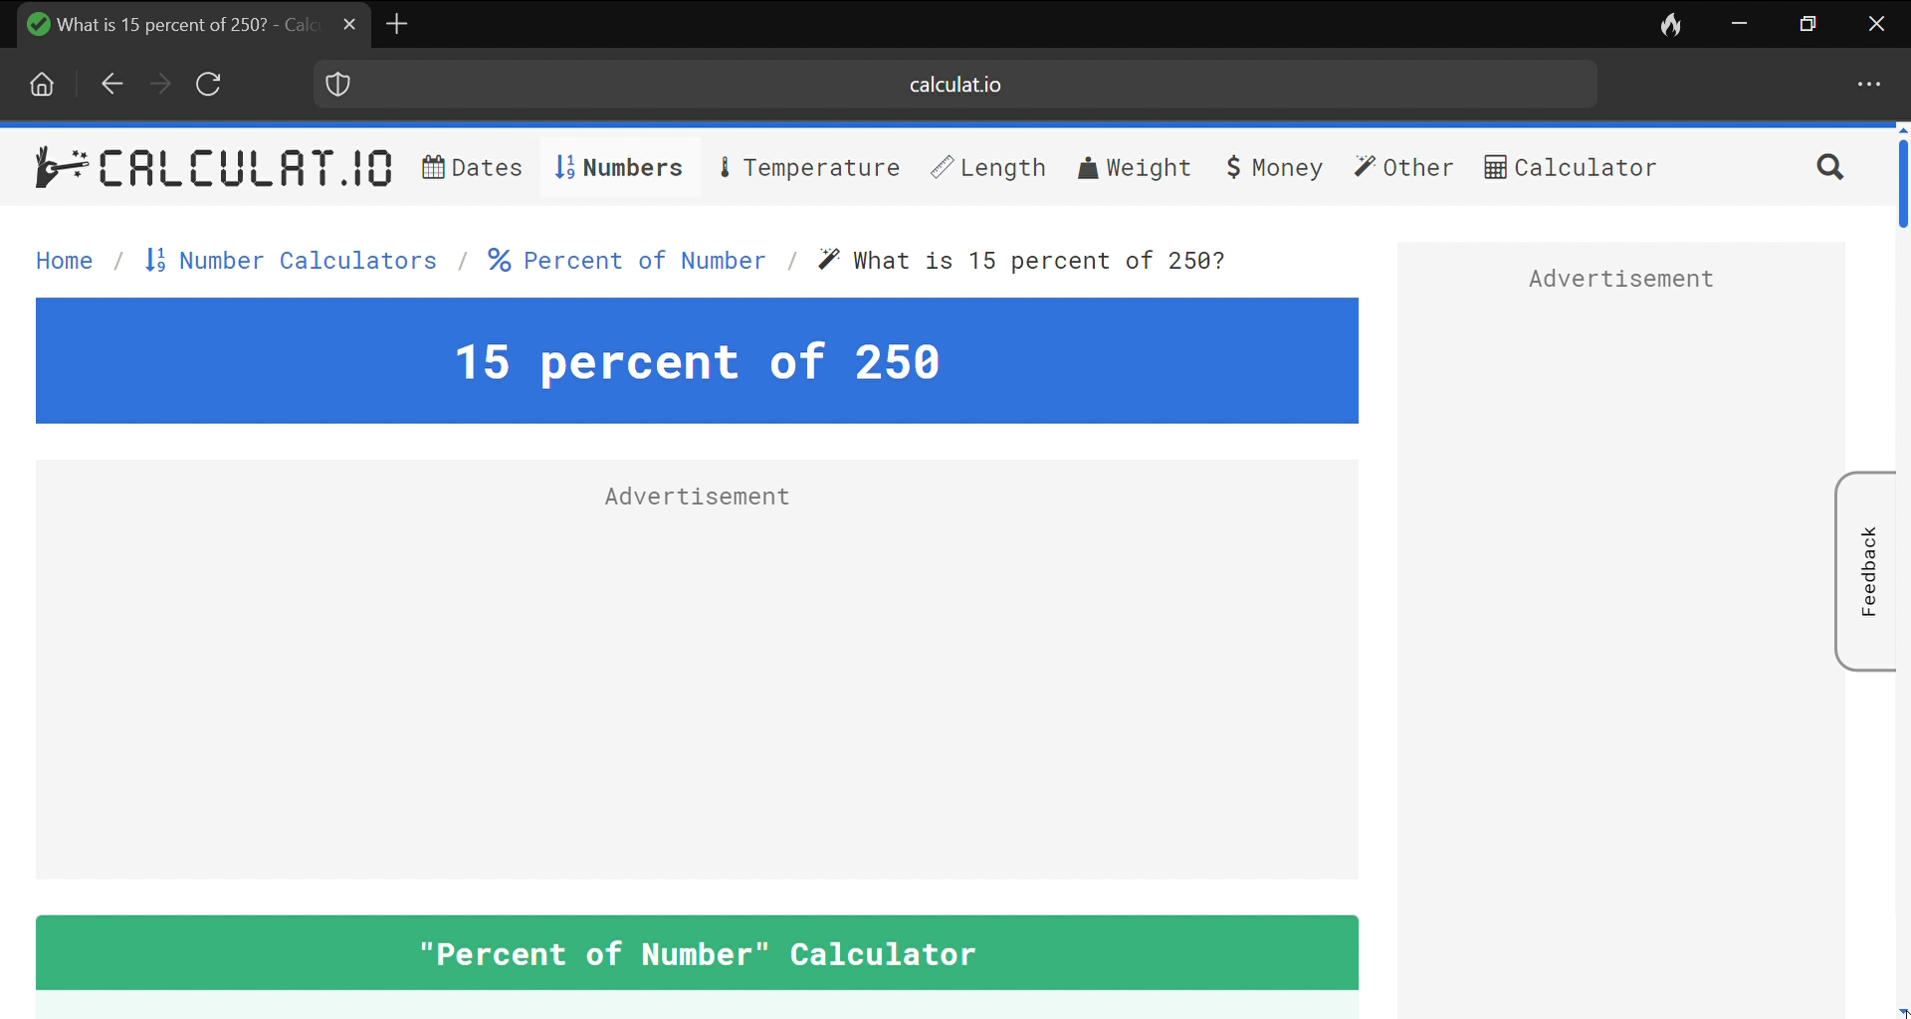 This screenshot has height=1019, width=1911. What do you see at coordinates (616, 168) in the screenshot?
I see ` Numbers` at bounding box center [616, 168].